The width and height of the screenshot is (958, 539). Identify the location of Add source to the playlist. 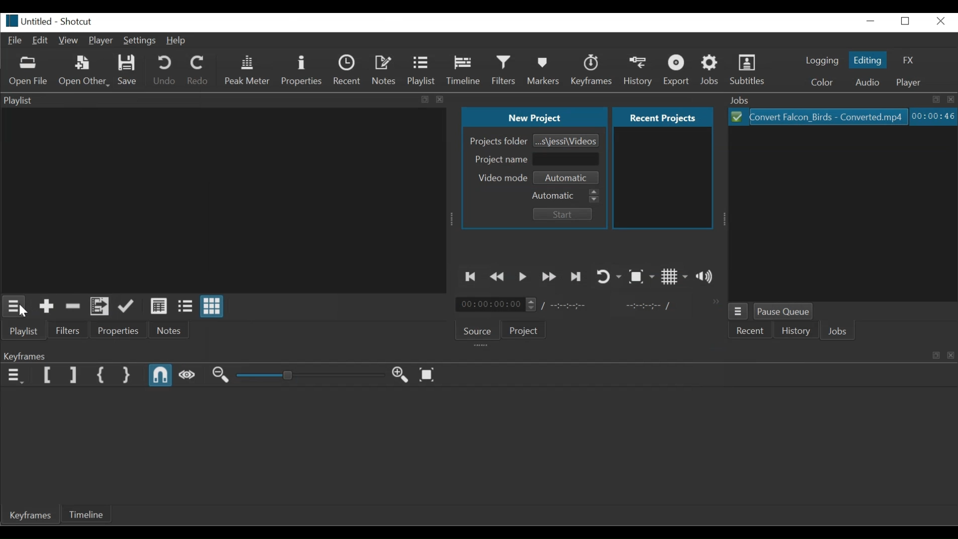
(47, 306).